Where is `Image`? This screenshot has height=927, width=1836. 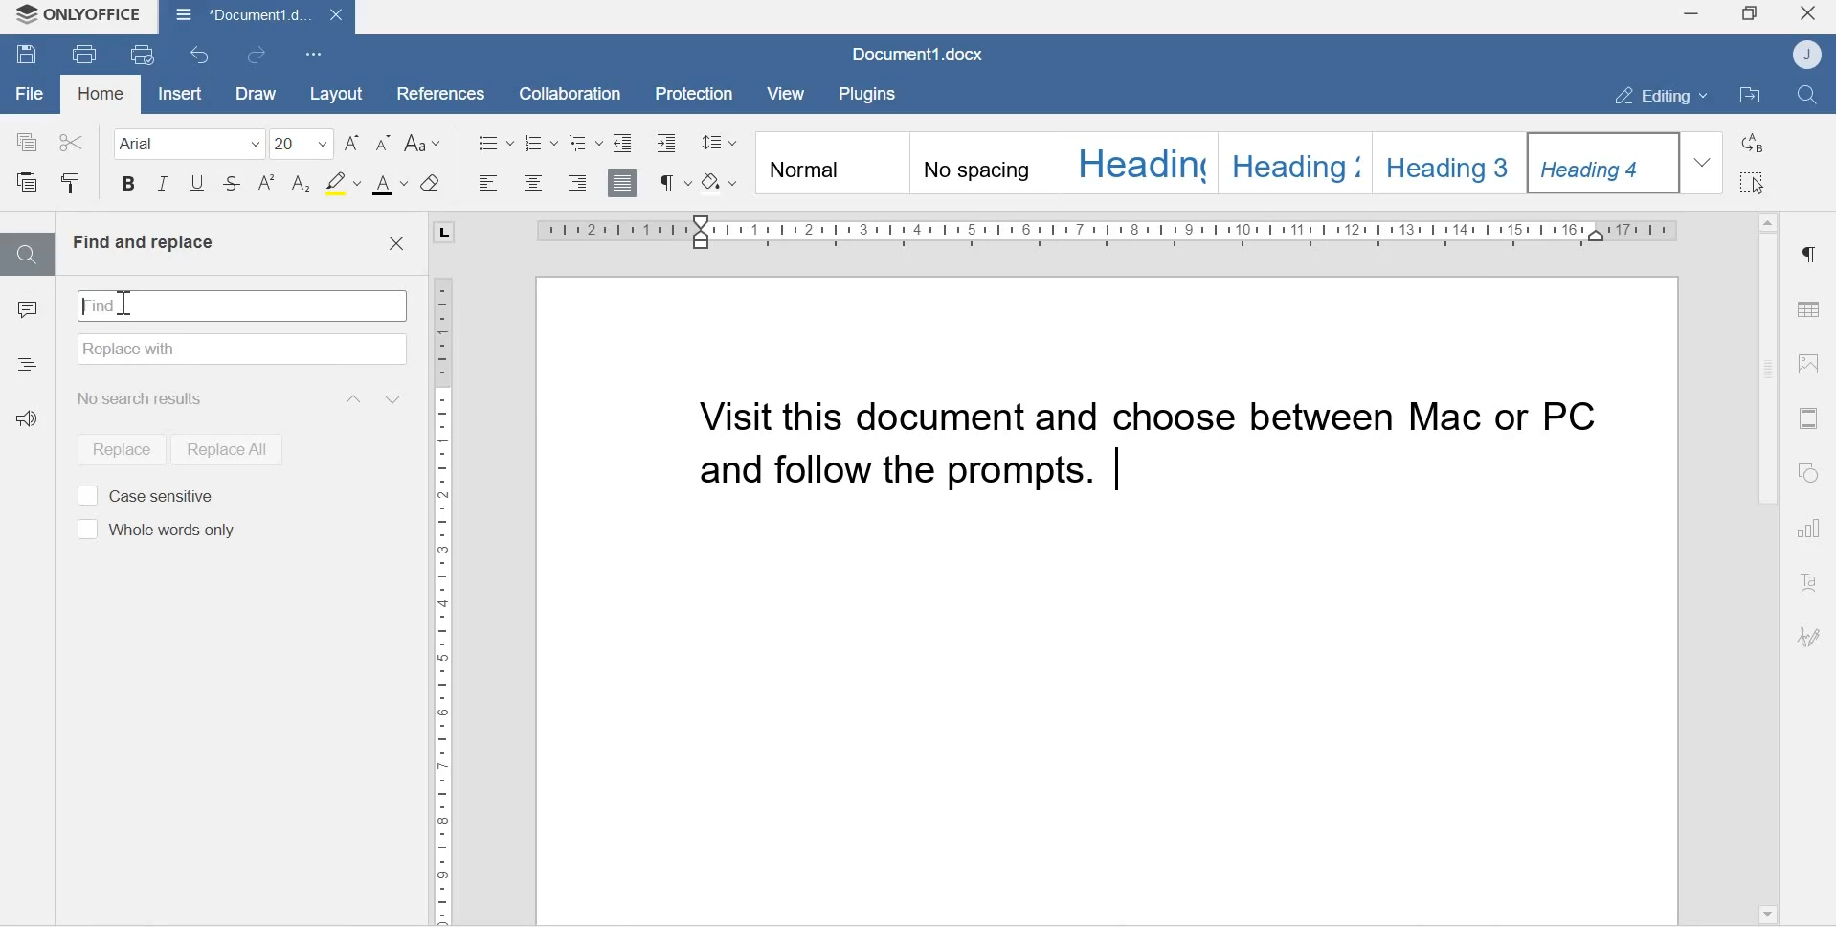
Image is located at coordinates (1809, 363).